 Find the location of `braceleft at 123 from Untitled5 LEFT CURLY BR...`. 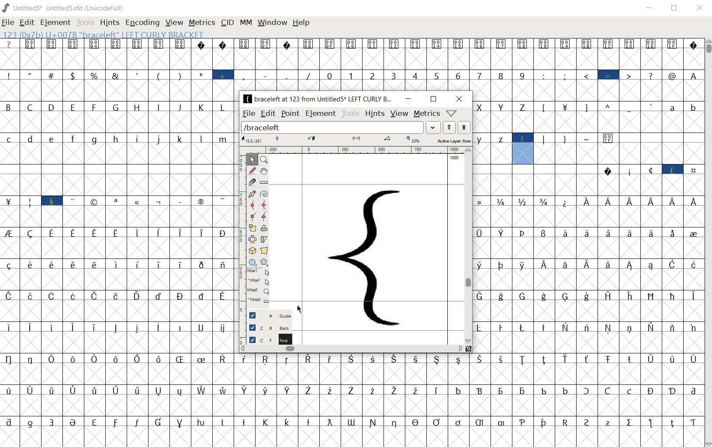

braceleft at 123 from Untitled5 LEFT CURLY BR... is located at coordinates (319, 98).